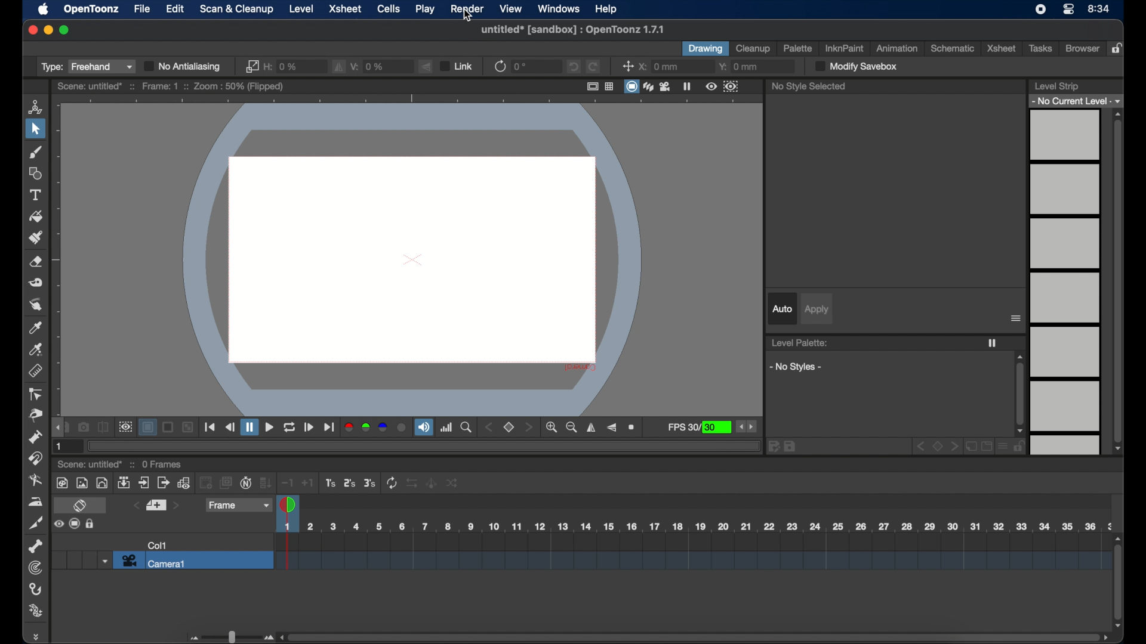 The height and width of the screenshot is (644, 1146). Describe the element at coordinates (163, 482) in the screenshot. I see `` at that location.